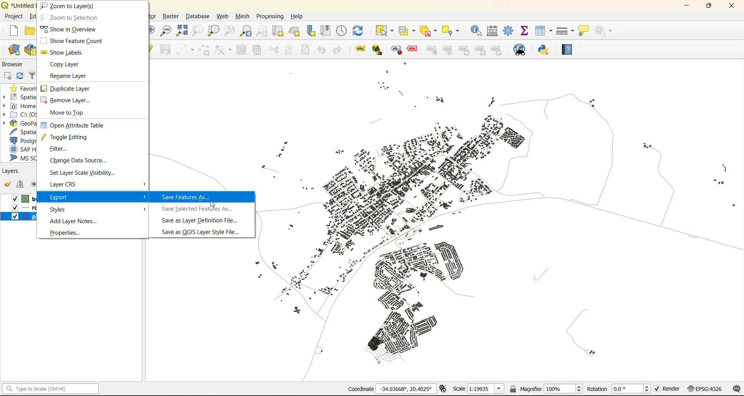 Image resolution: width=744 pixels, height=396 pixels. Describe the element at coordinates (396, 50) in the screenshot. I see `highlight pinned labels and diagram` at that location.